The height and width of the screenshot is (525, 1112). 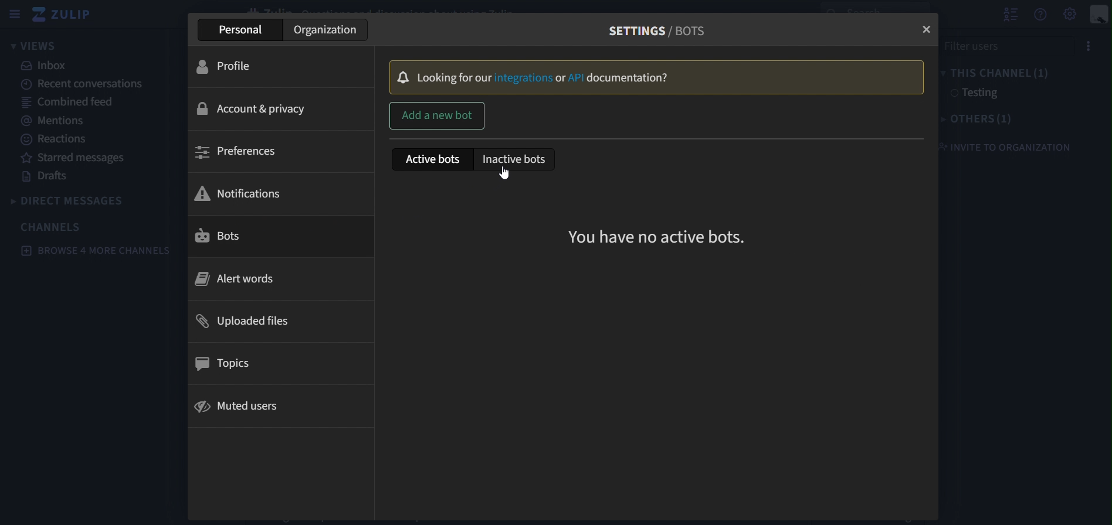 I want to click on Locking for our, so click(x=453, y=77).